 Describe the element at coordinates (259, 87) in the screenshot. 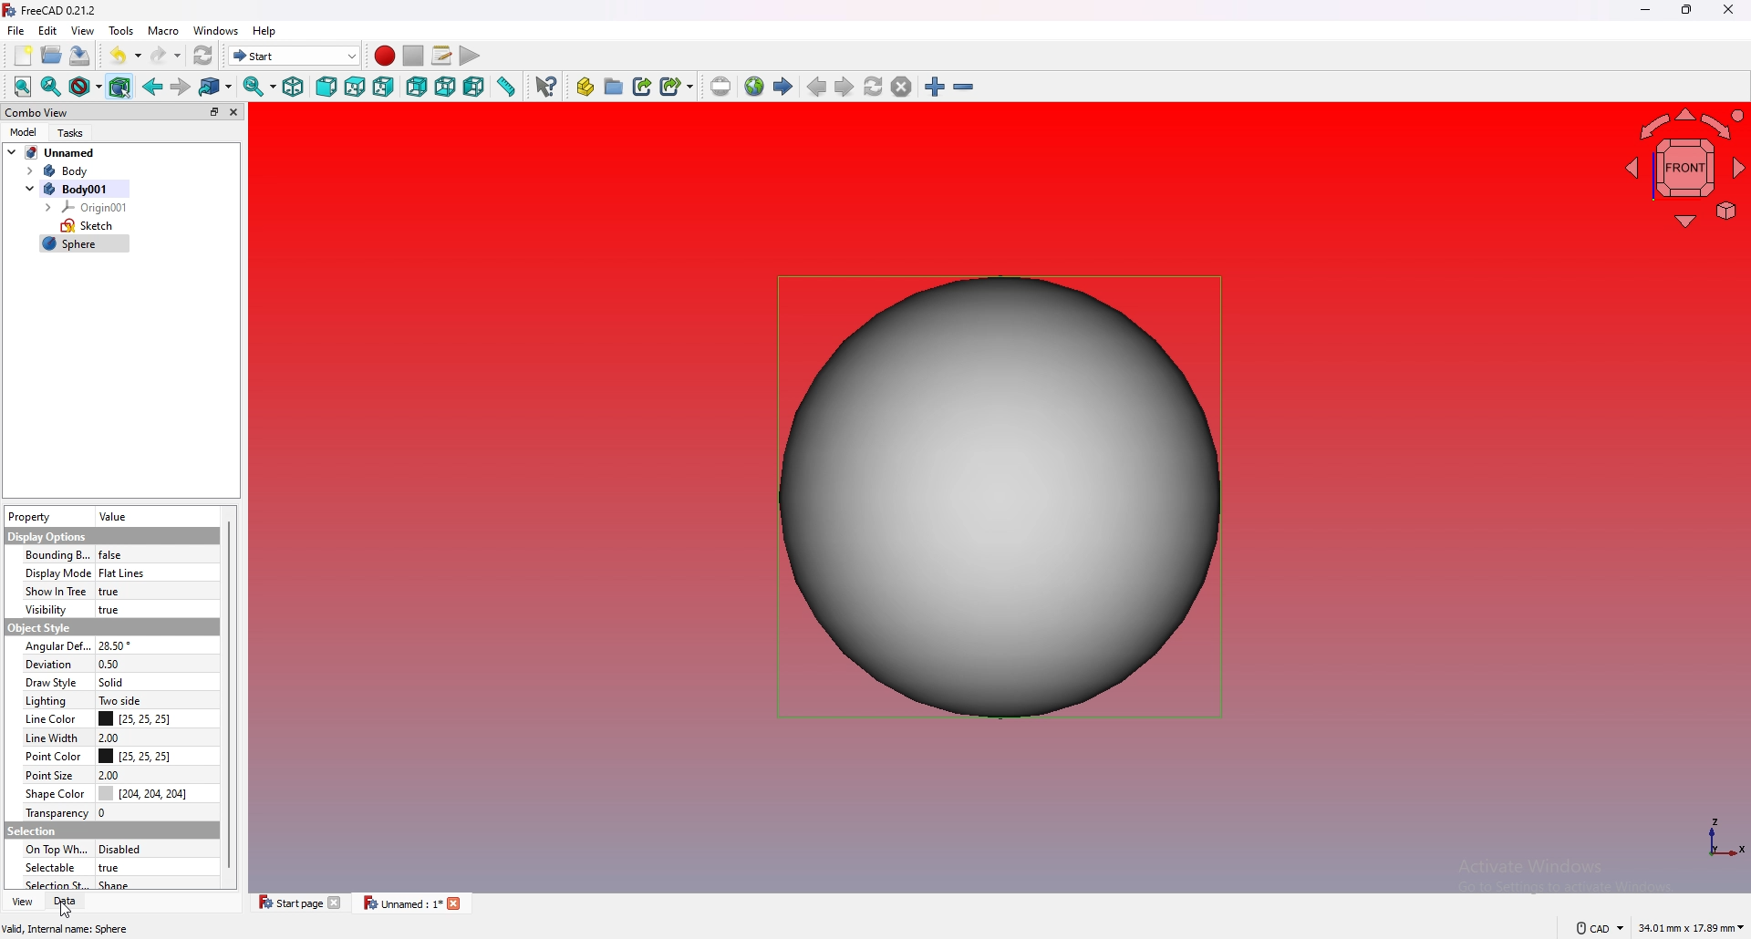

I see `sync view` at that location.